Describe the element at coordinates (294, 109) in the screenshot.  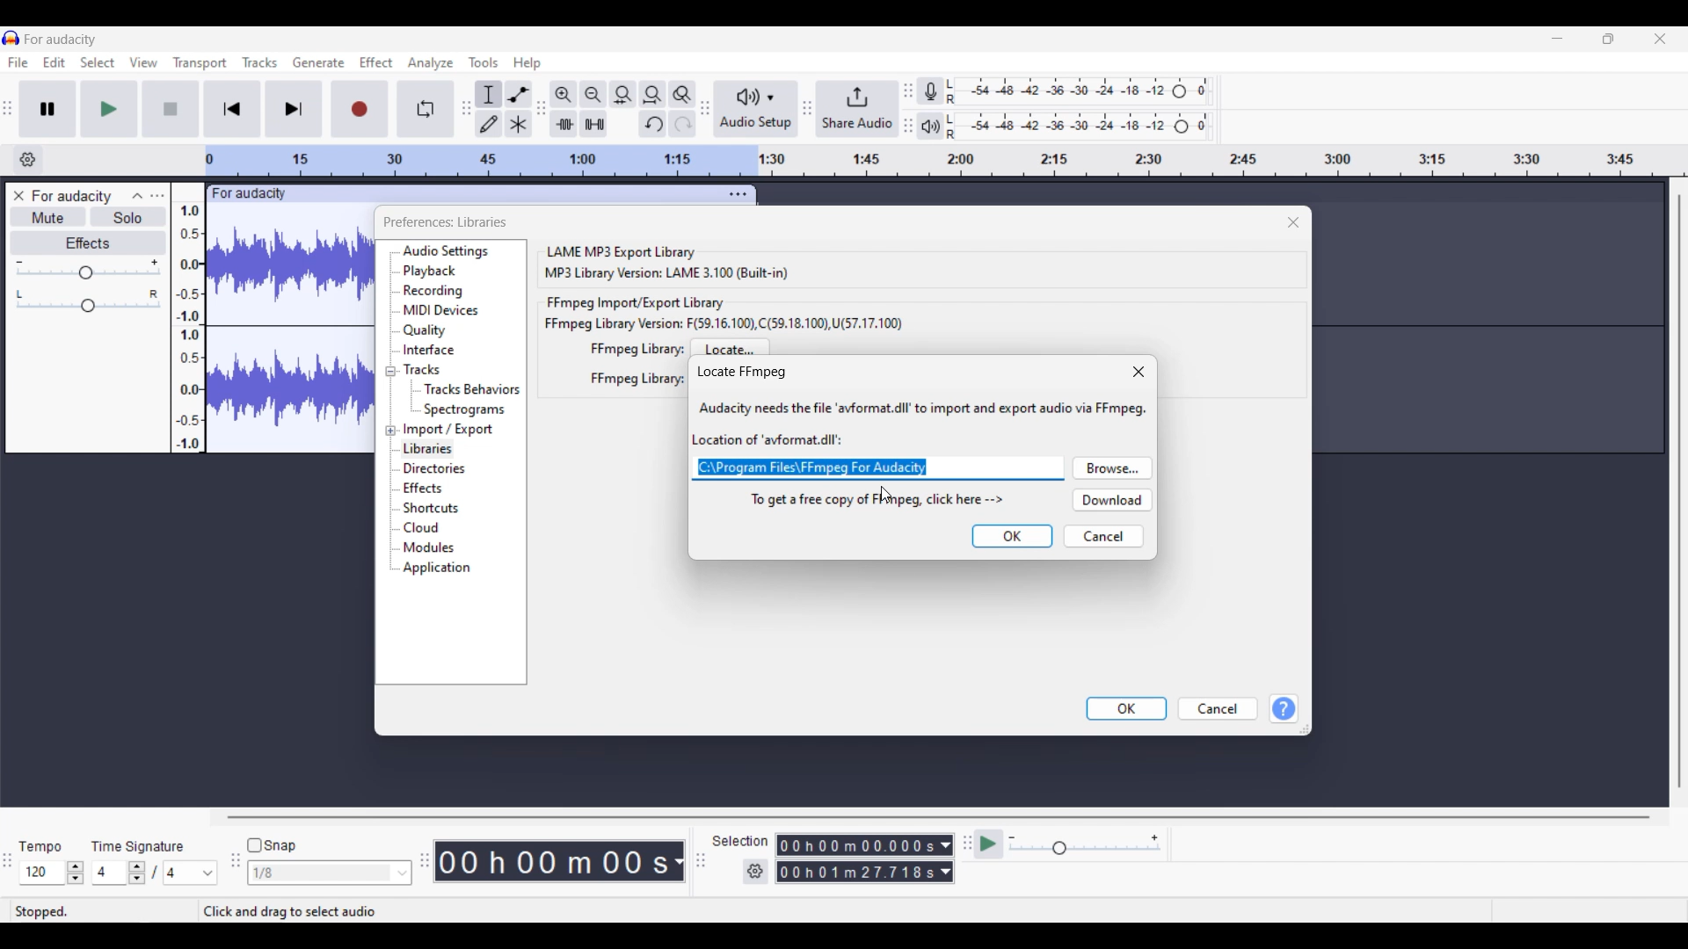
I see `Skip/Select to end` at that location.